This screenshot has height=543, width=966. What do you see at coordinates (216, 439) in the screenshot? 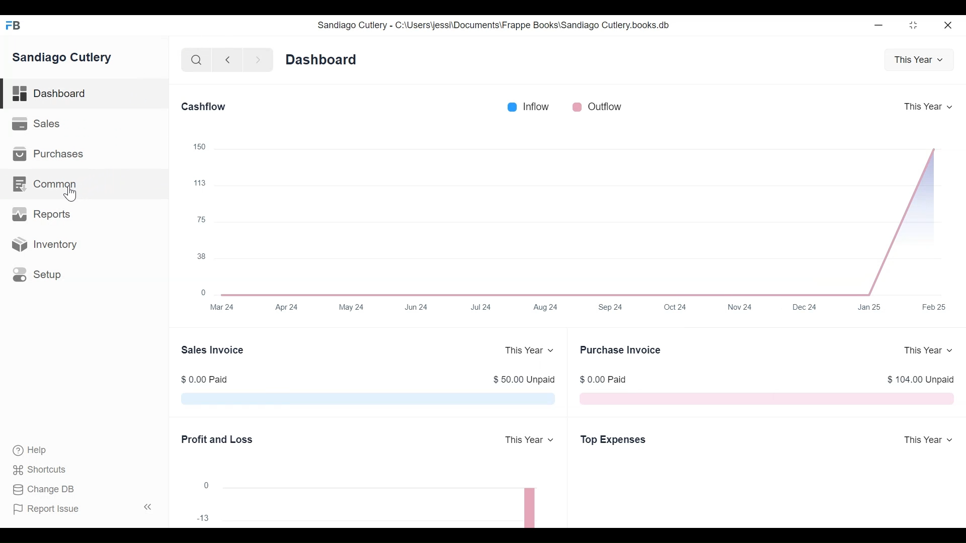
I see `Profit and Loss` at bounding box center [216, 439].